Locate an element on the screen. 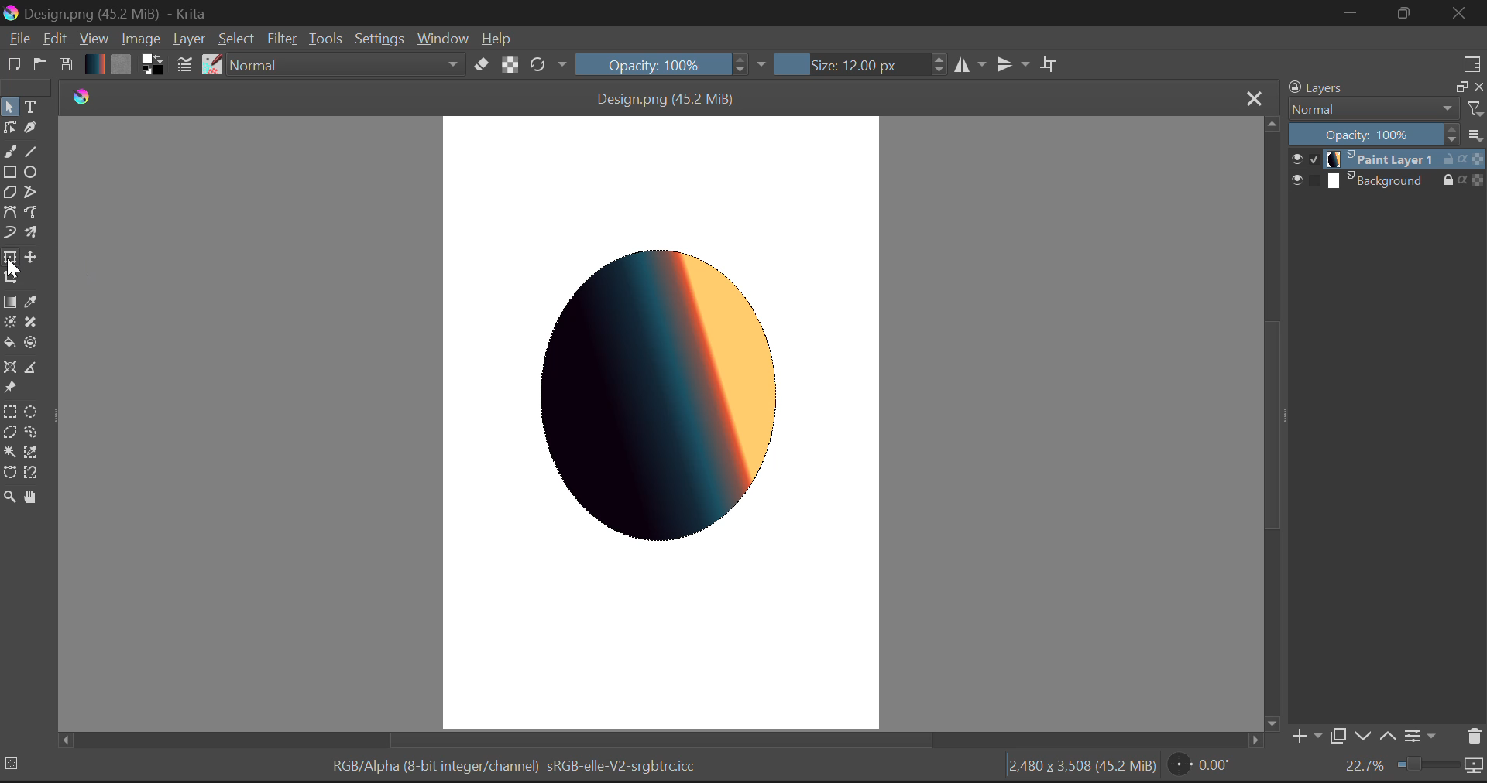 This screenshot has width=1487, height=783. Settings is located at coordinates (1423, 737).